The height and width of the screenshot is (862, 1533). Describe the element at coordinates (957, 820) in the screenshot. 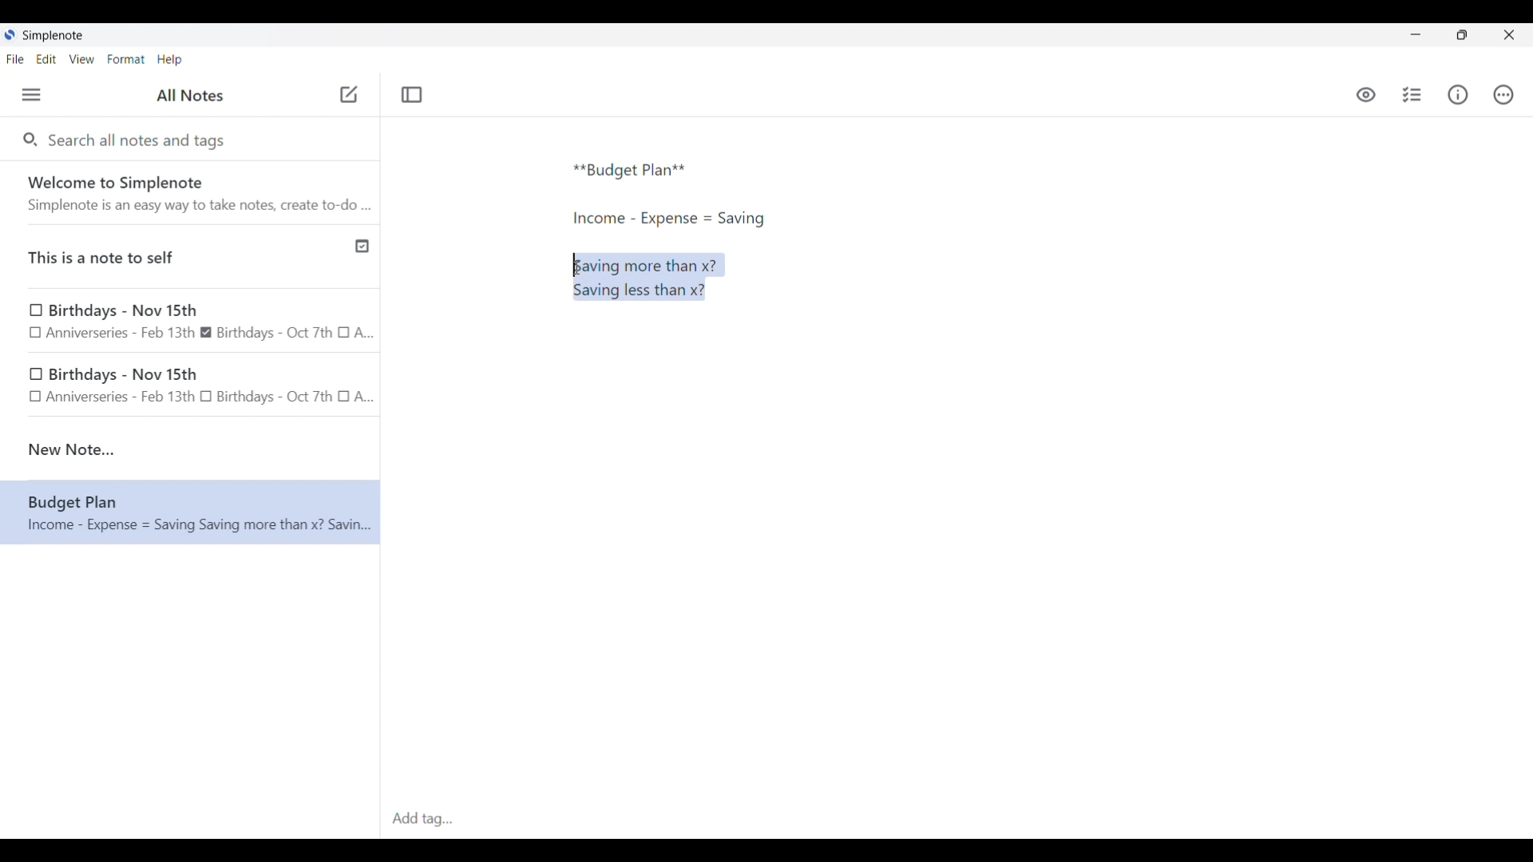

I see `Click to type in tags` at that location.